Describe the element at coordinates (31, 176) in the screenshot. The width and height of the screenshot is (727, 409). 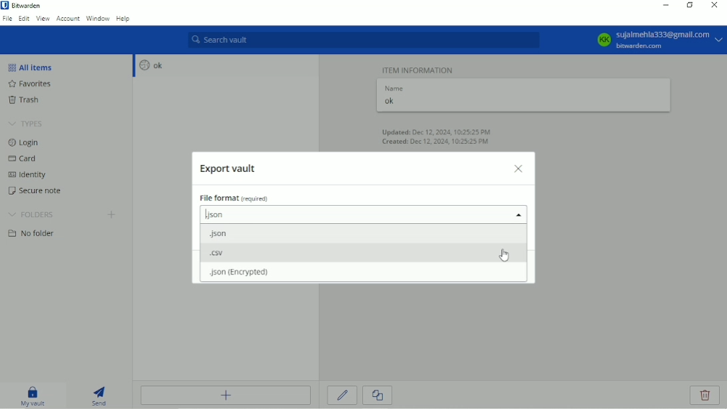
I see `Identity` at that location.